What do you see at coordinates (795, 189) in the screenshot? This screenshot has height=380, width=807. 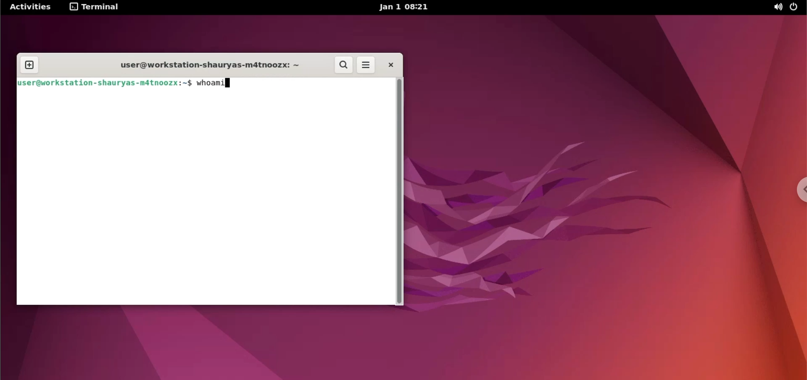 I see `chrome options` at bounding box center [795, 189].